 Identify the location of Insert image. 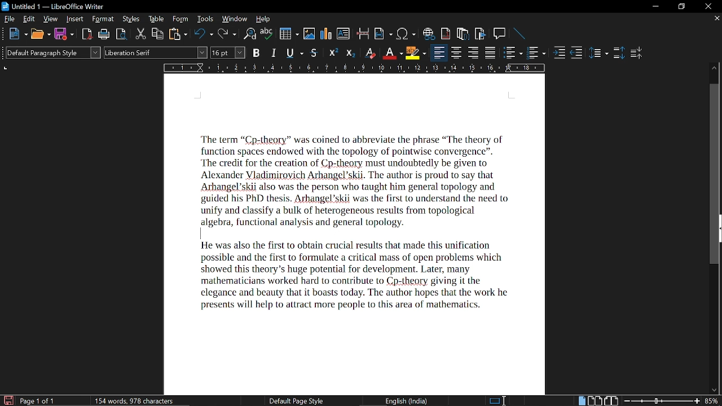
(310, 33).